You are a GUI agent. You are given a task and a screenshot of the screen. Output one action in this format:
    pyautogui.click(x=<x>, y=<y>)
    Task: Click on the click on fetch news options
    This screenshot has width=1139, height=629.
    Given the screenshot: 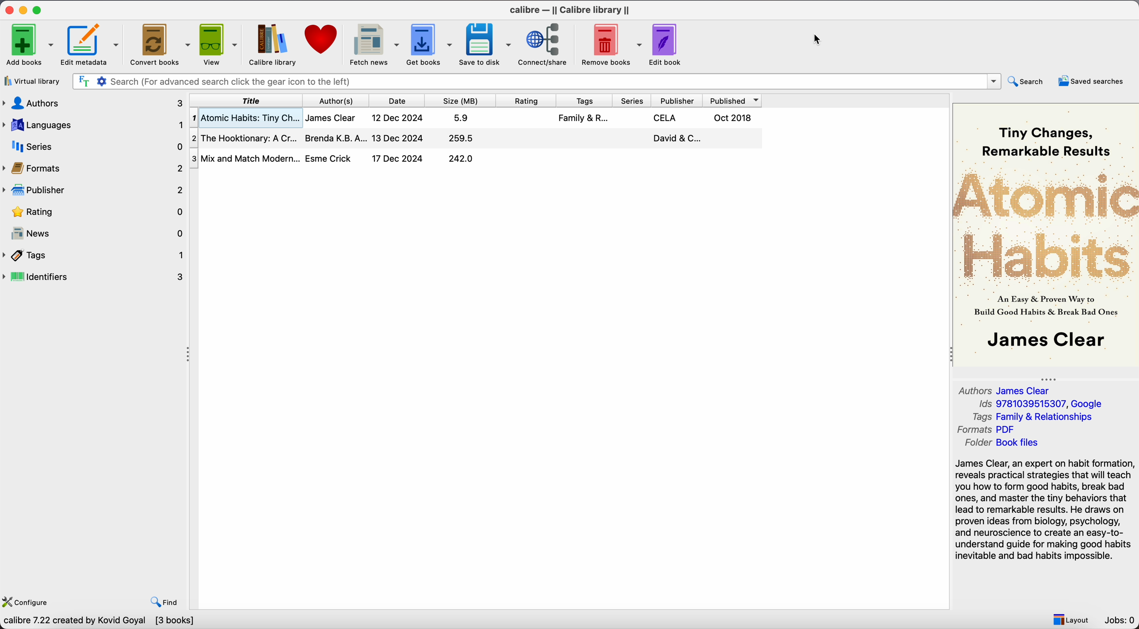 What is the action you would take?
    pyautogui.click(x=373, y=46)
    